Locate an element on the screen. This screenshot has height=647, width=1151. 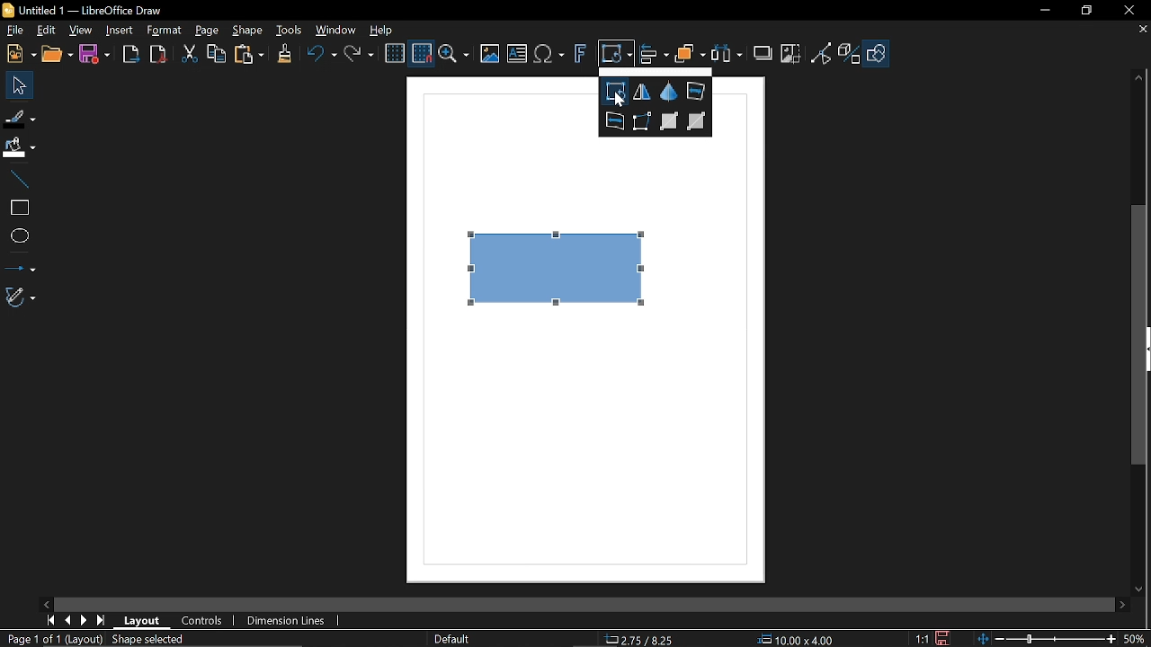
Fill color is located at coordinates (18, 148).